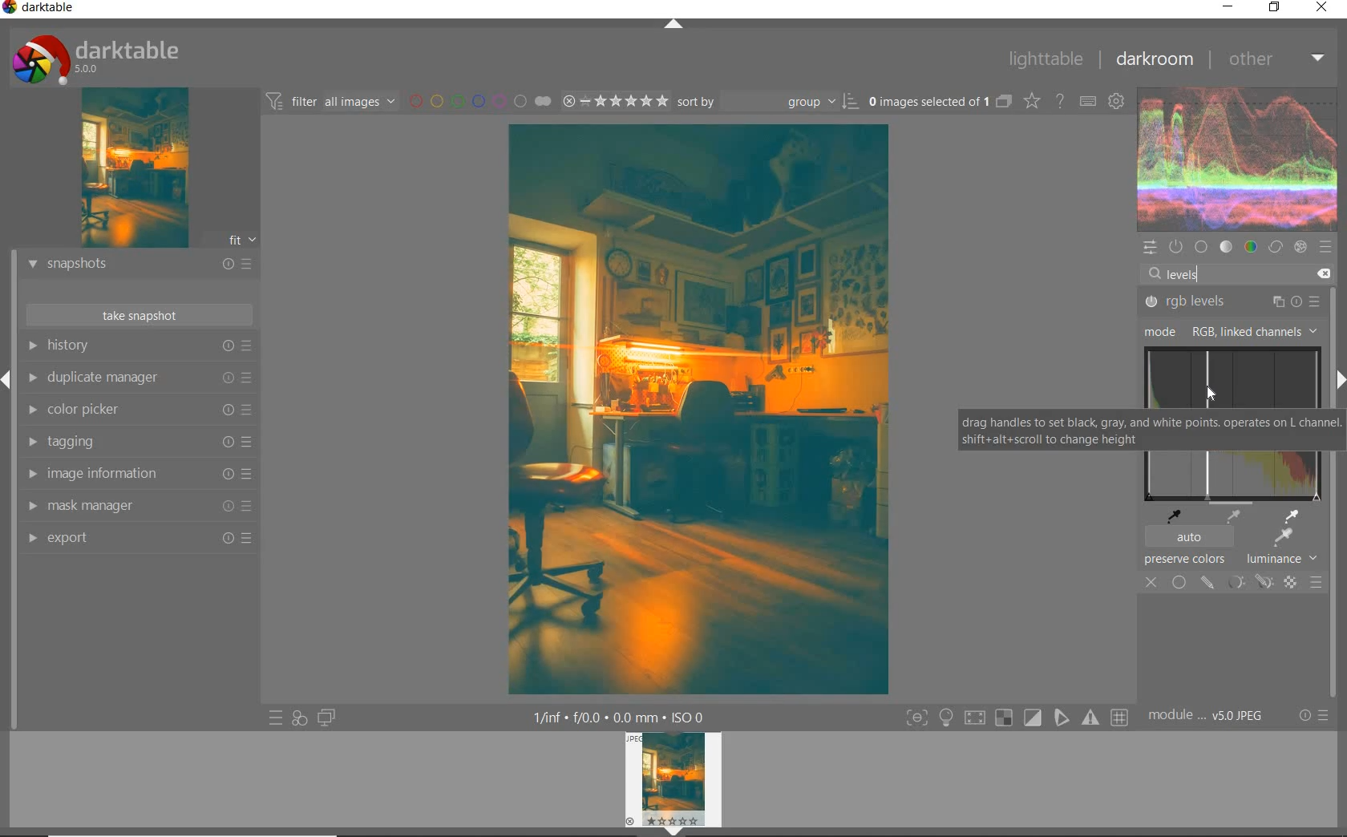  What do you see at coordinates (1325, 274) in the screenshot?
I see `delete` at bounding box center [1325, 274].